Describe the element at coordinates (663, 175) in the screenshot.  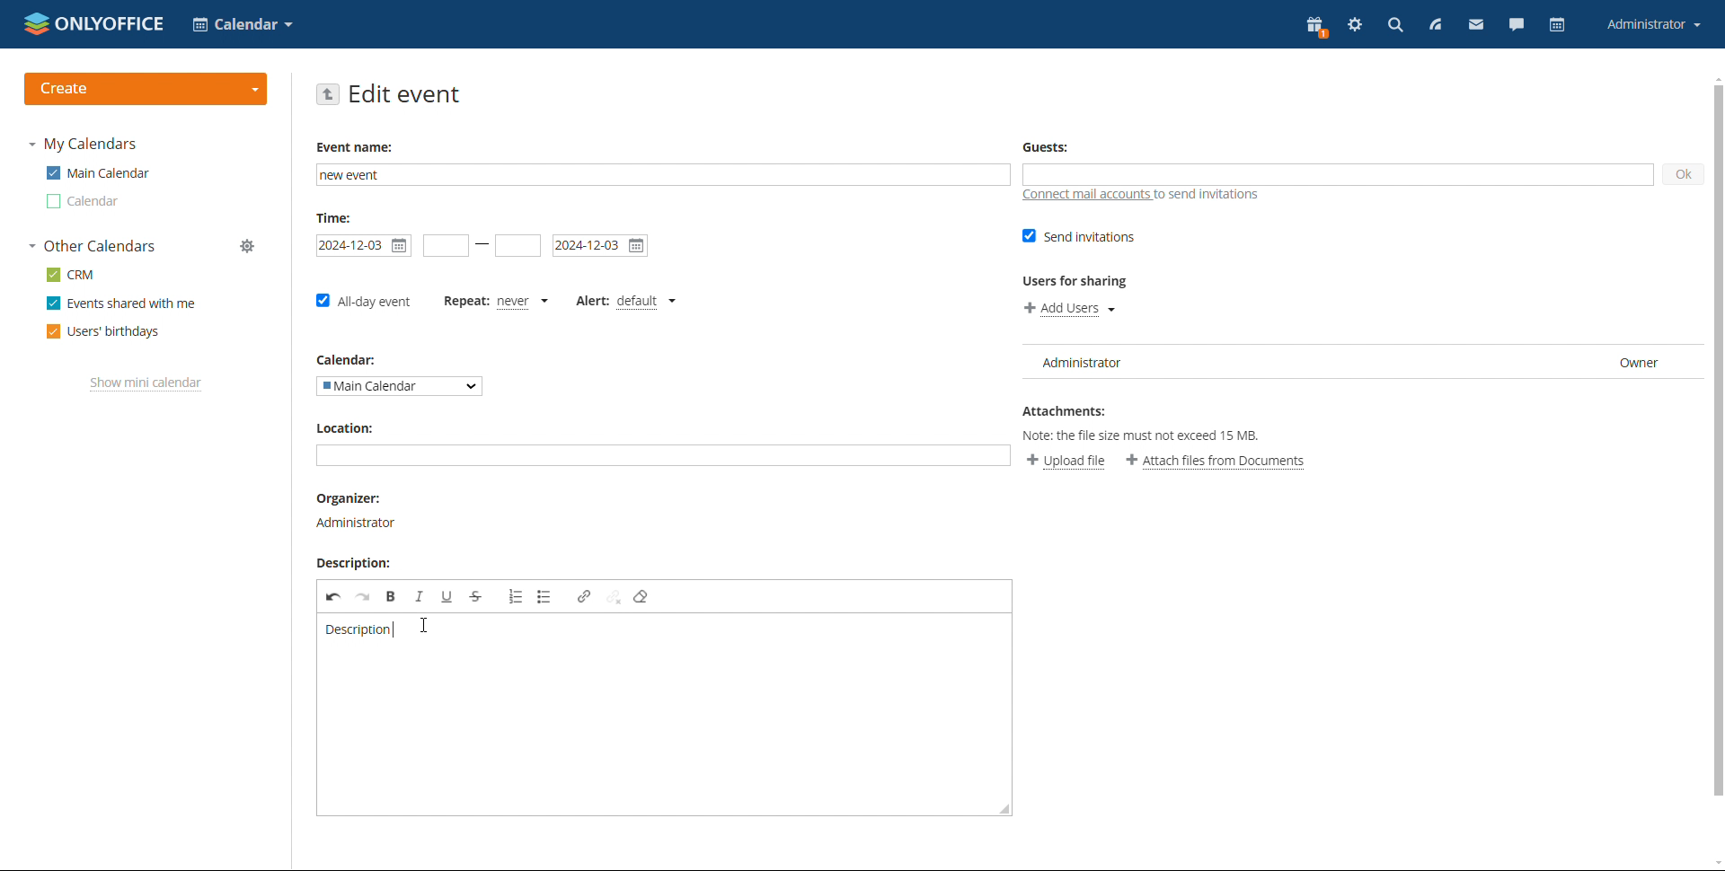
I see `add event name` at that location.